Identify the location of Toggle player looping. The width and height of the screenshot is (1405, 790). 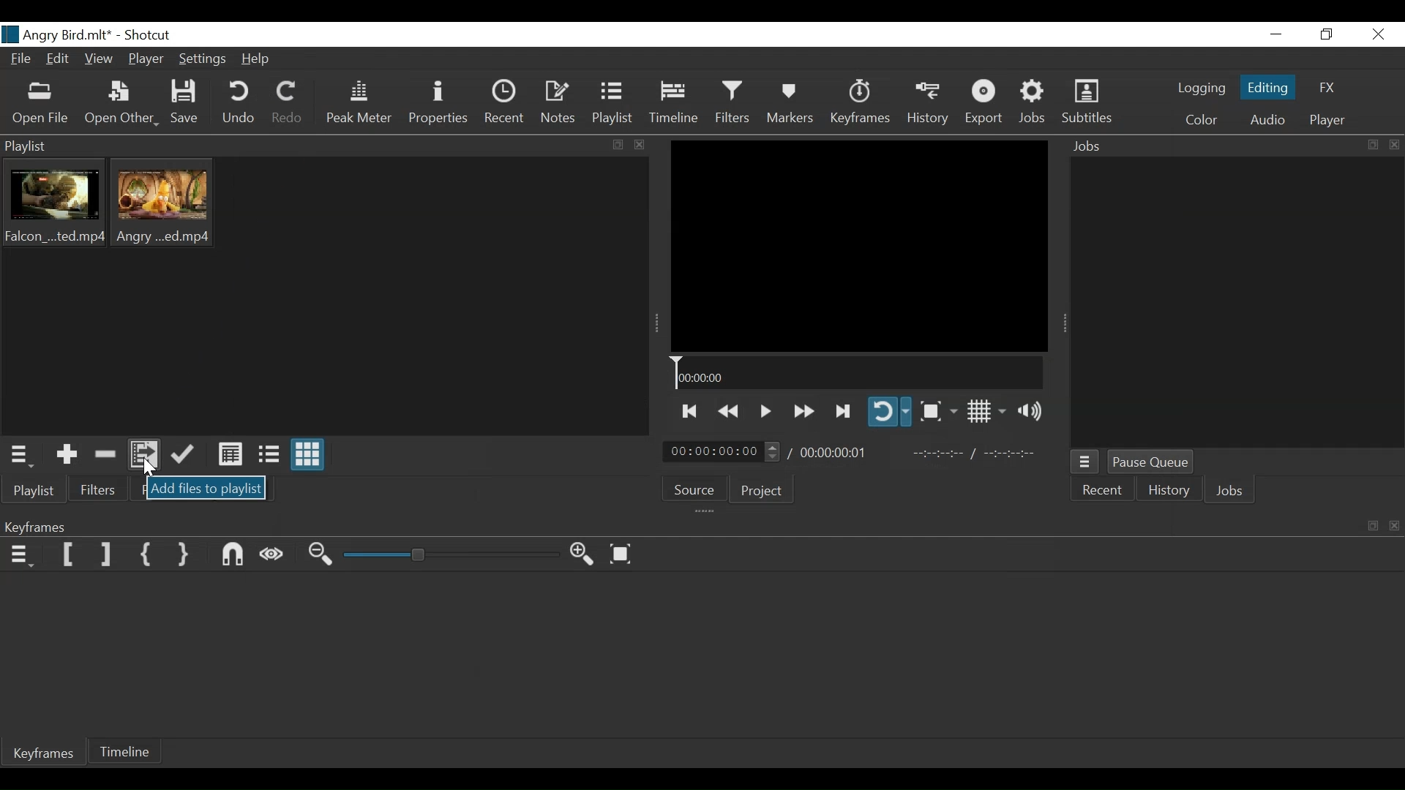
(889, 410).